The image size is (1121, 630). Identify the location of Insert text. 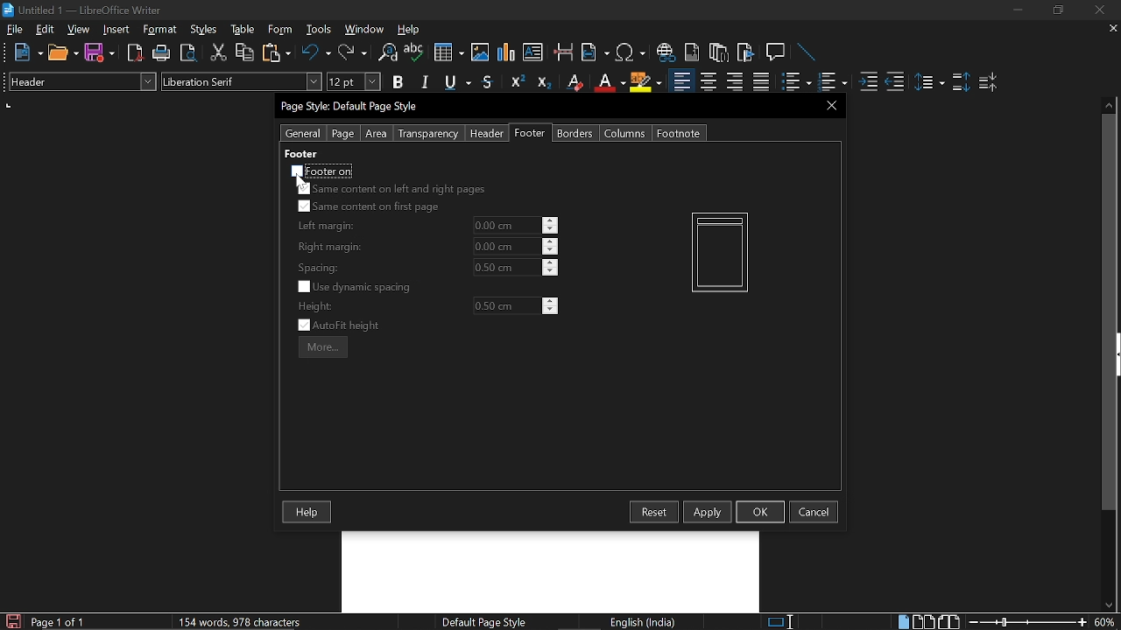
(532, 52).